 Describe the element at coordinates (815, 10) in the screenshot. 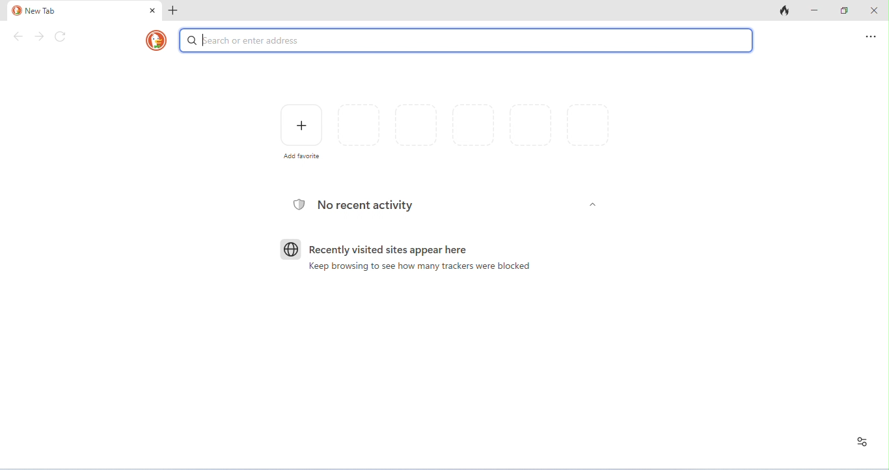

I see `minimize` at that location.